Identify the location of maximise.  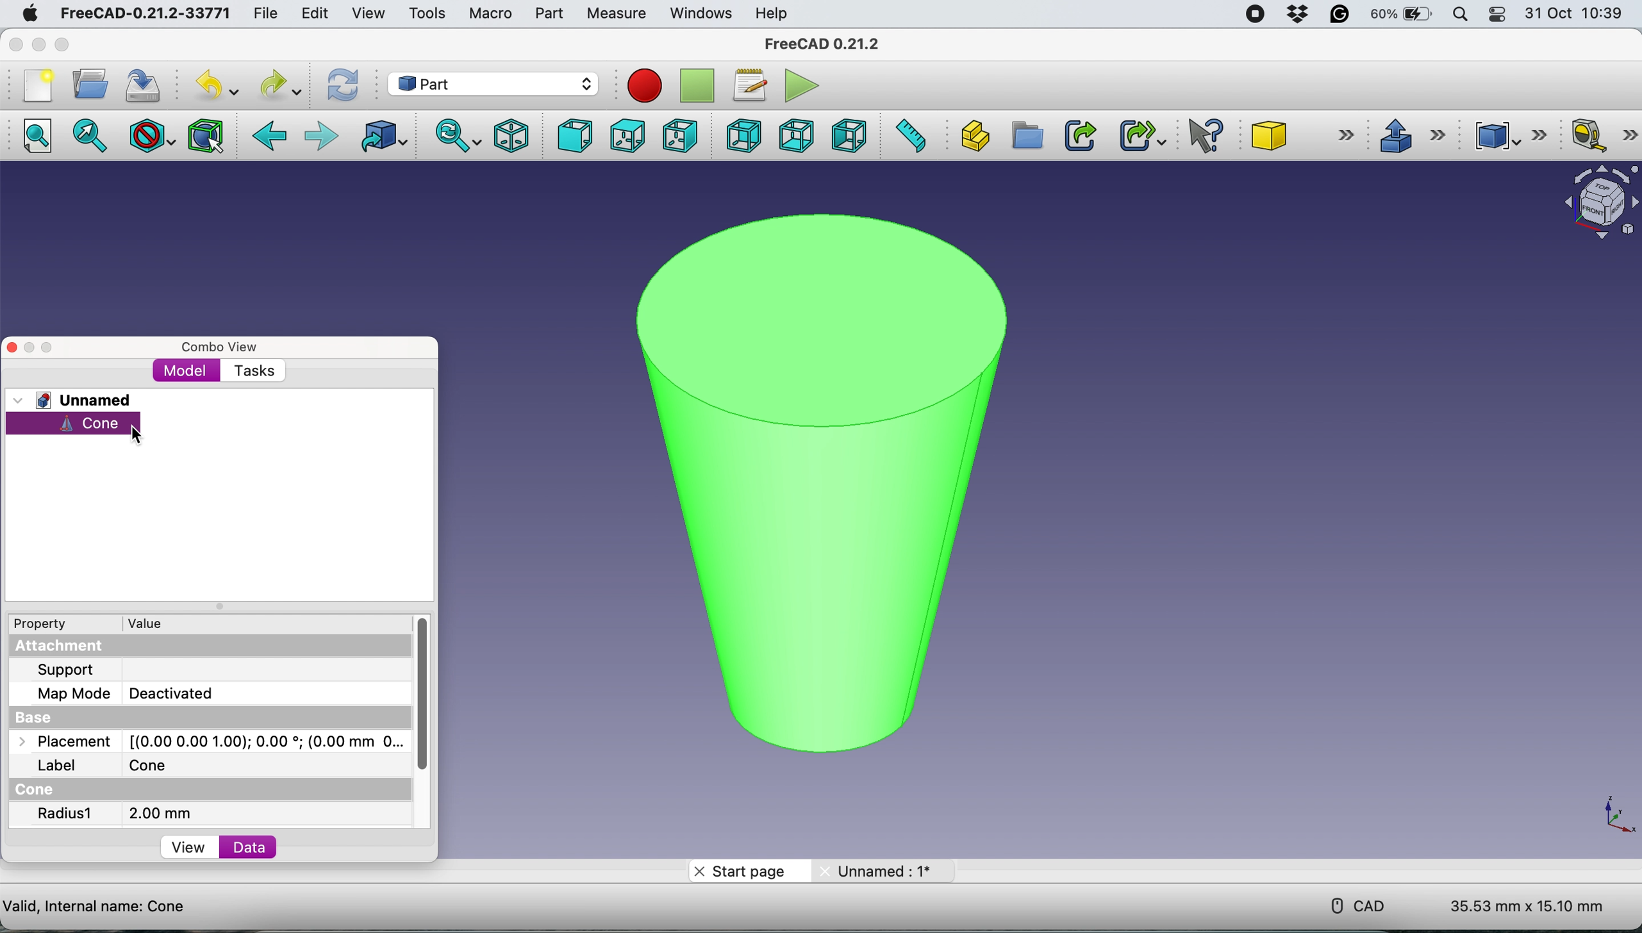
(48, 348).